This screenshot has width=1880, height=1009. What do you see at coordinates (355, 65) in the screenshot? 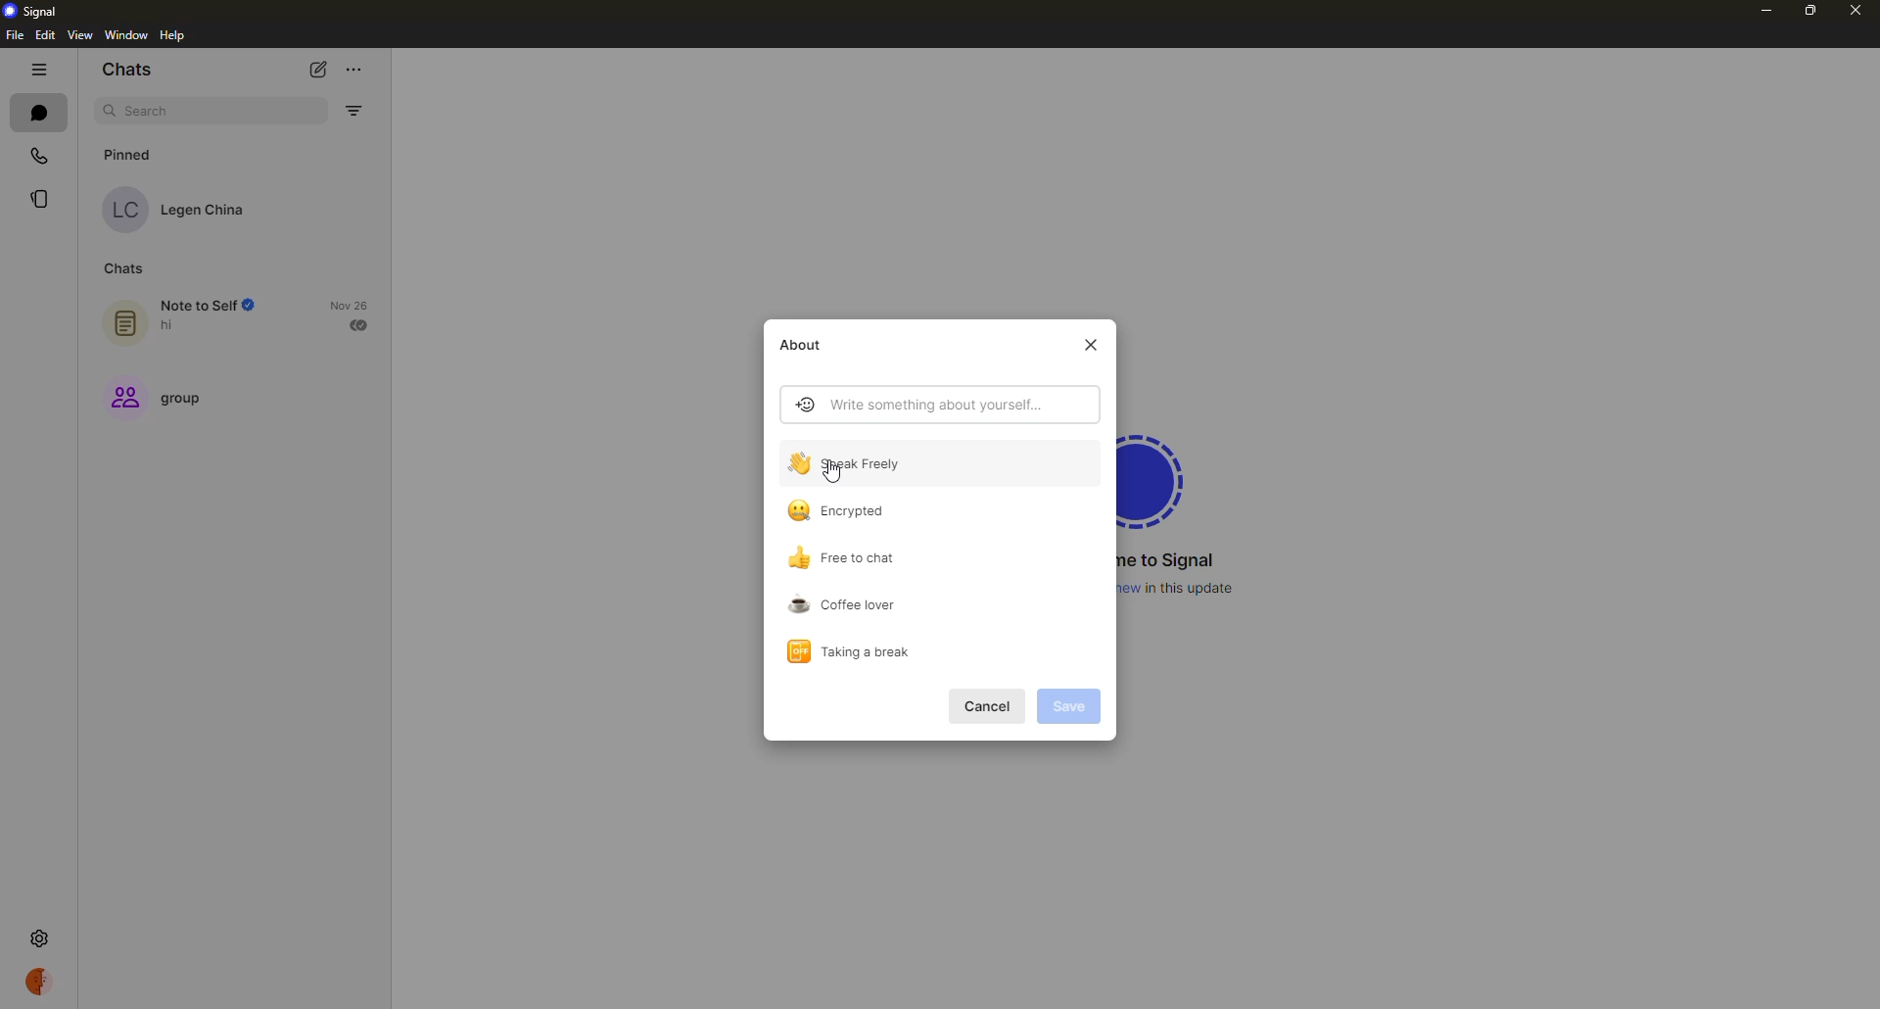
I see `more` at bounding box center [355, 65].